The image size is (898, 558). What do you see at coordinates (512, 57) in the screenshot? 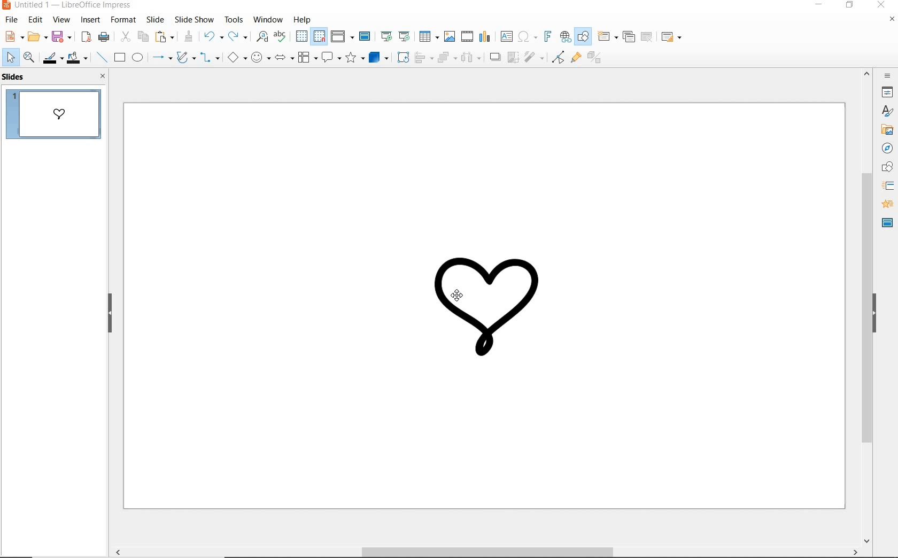
I see `crop image` at bounding box center [512, 57].